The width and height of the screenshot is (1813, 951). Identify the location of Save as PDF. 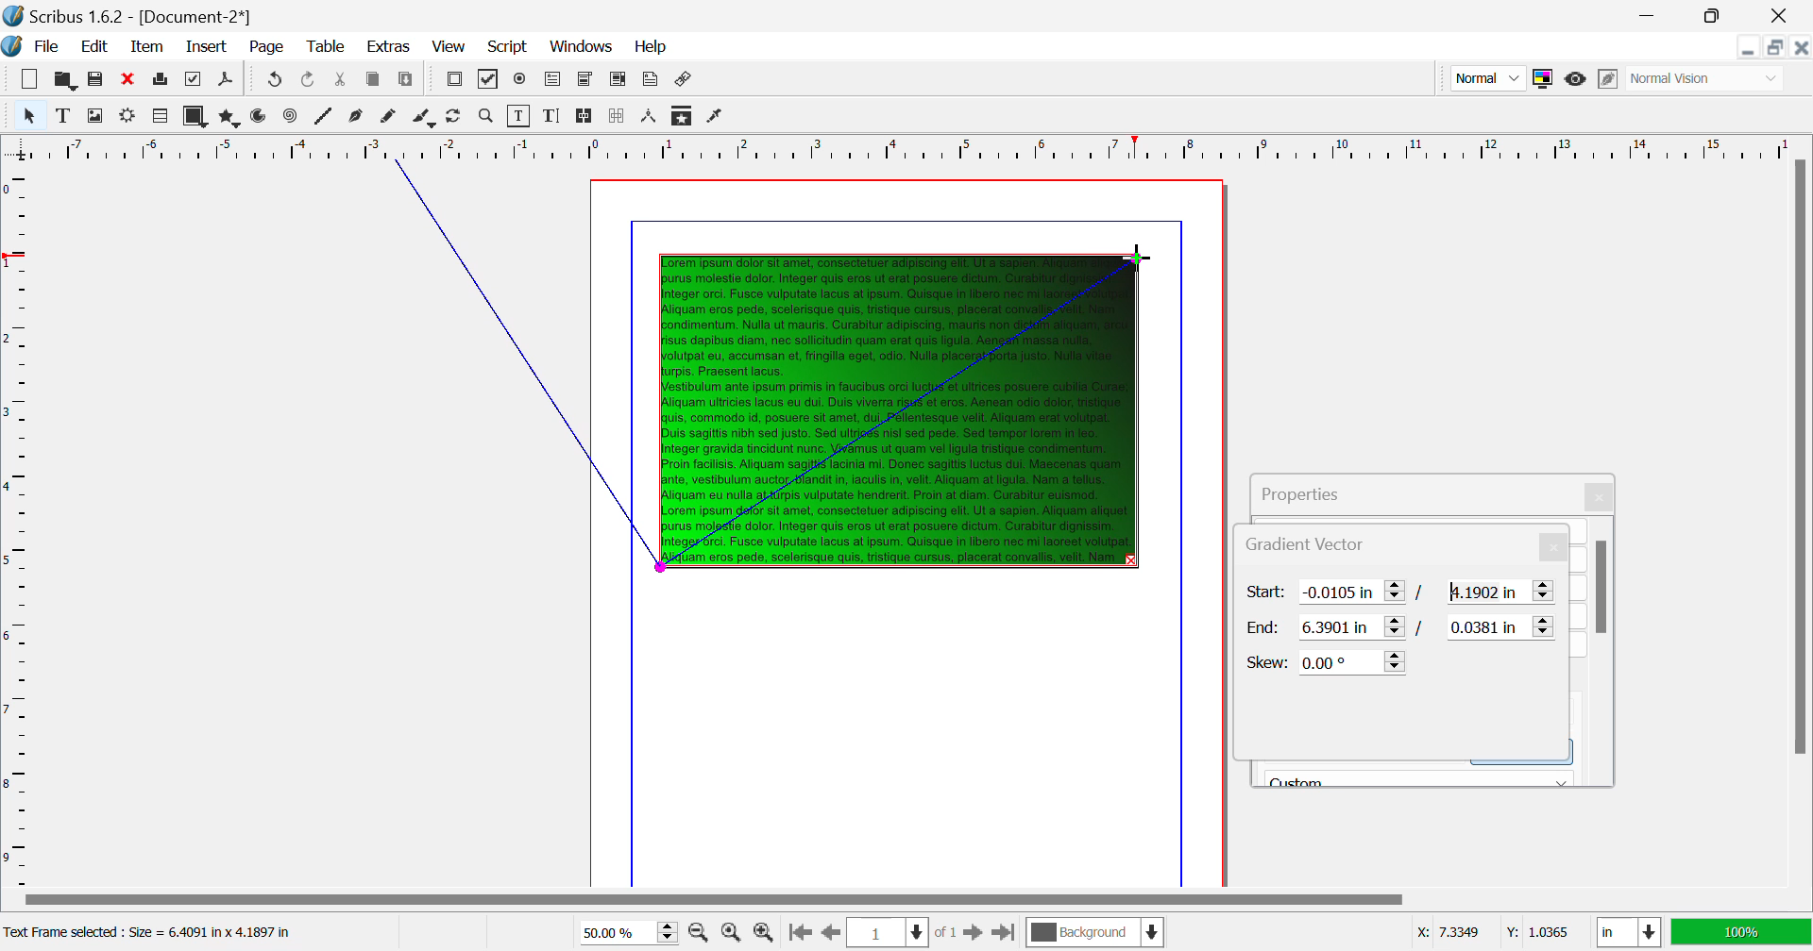
(227, 81).